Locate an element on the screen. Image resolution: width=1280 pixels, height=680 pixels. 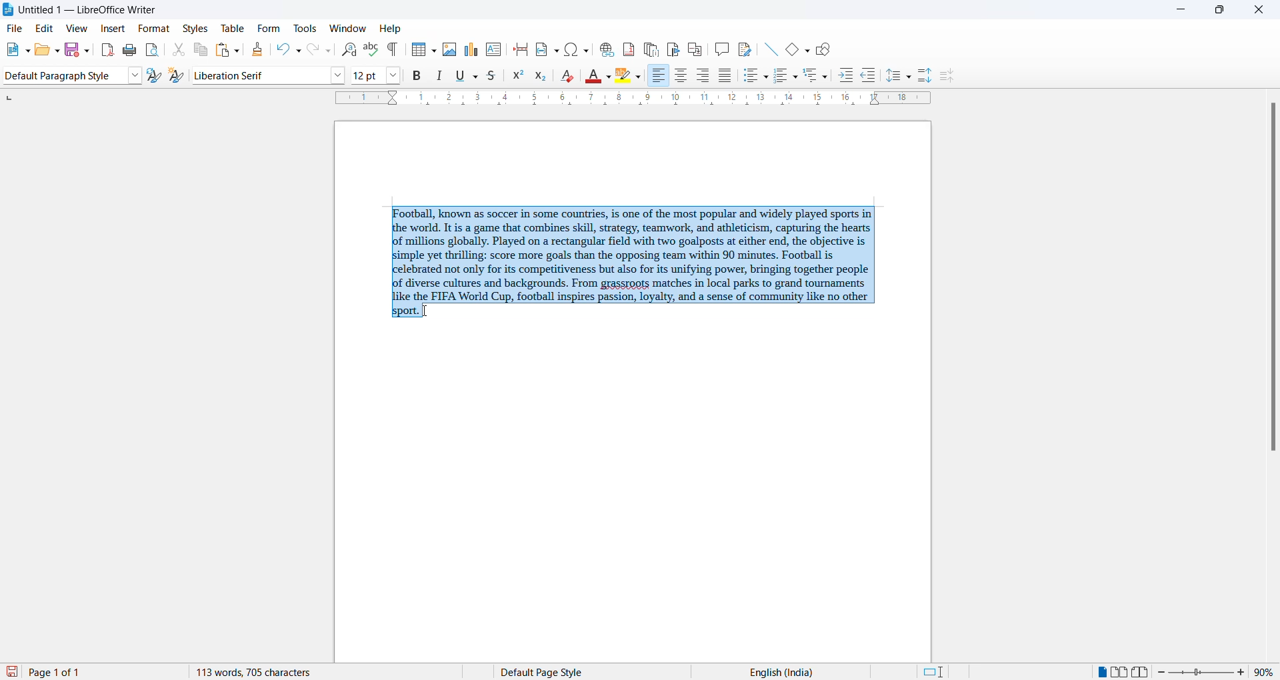
copy is located at coordinates (201, 50).